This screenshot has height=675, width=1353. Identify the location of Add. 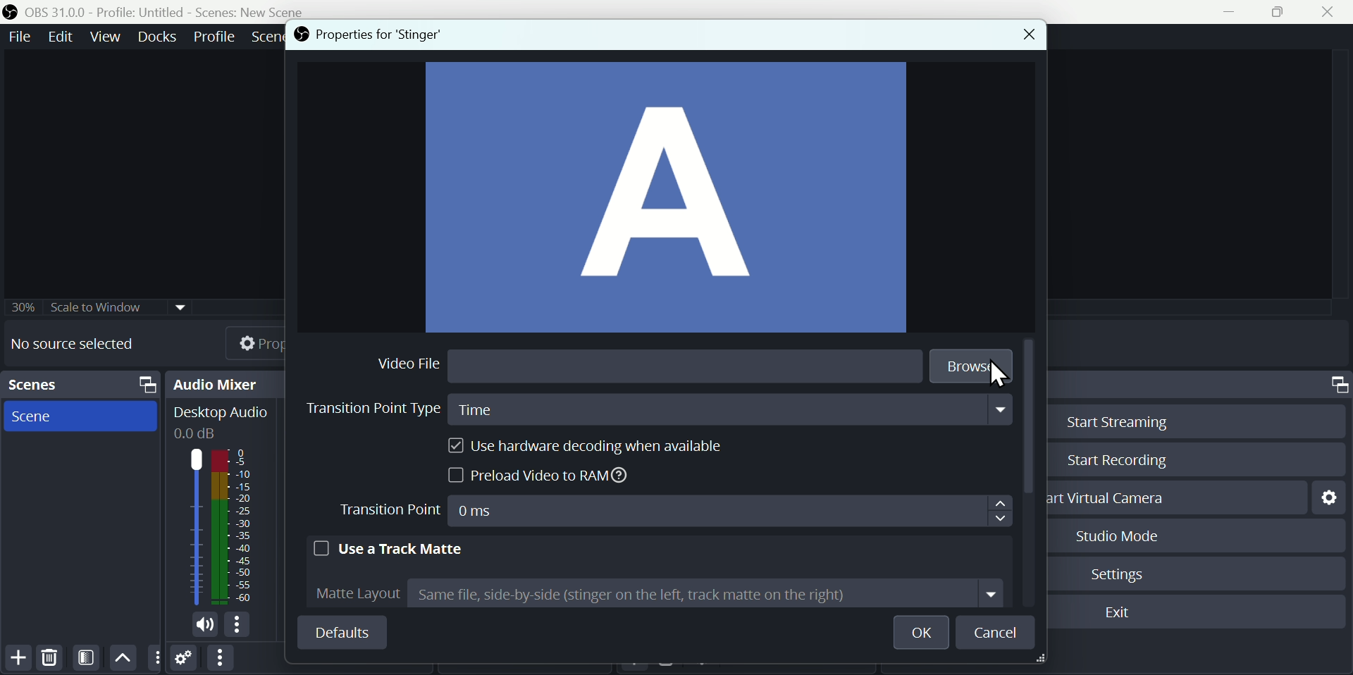
(18, 657).